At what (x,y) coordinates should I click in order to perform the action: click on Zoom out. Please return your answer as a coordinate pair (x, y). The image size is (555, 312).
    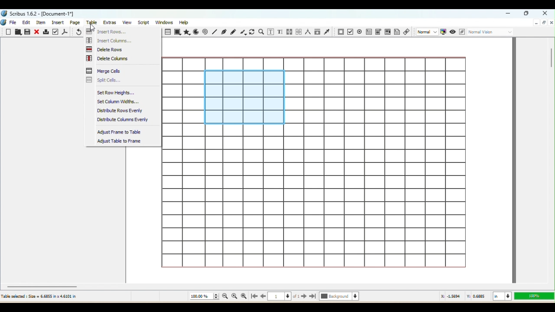
    Looking at the image, I should click on (224, 297).